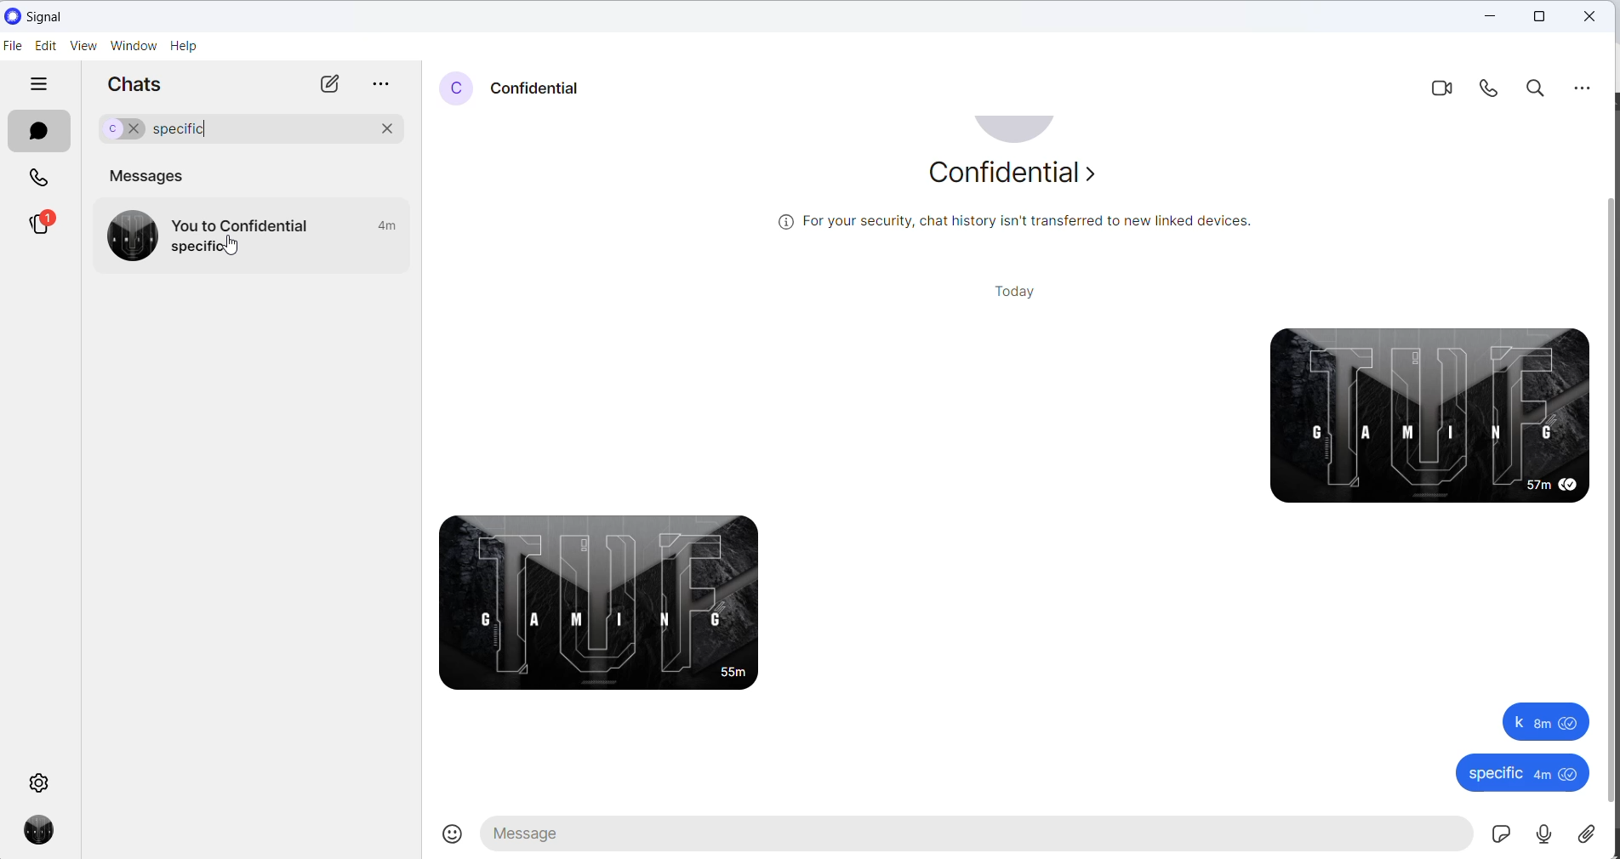  Describe the element at coordinates (42, 178) in the screenshot. I see `calls` at that location.